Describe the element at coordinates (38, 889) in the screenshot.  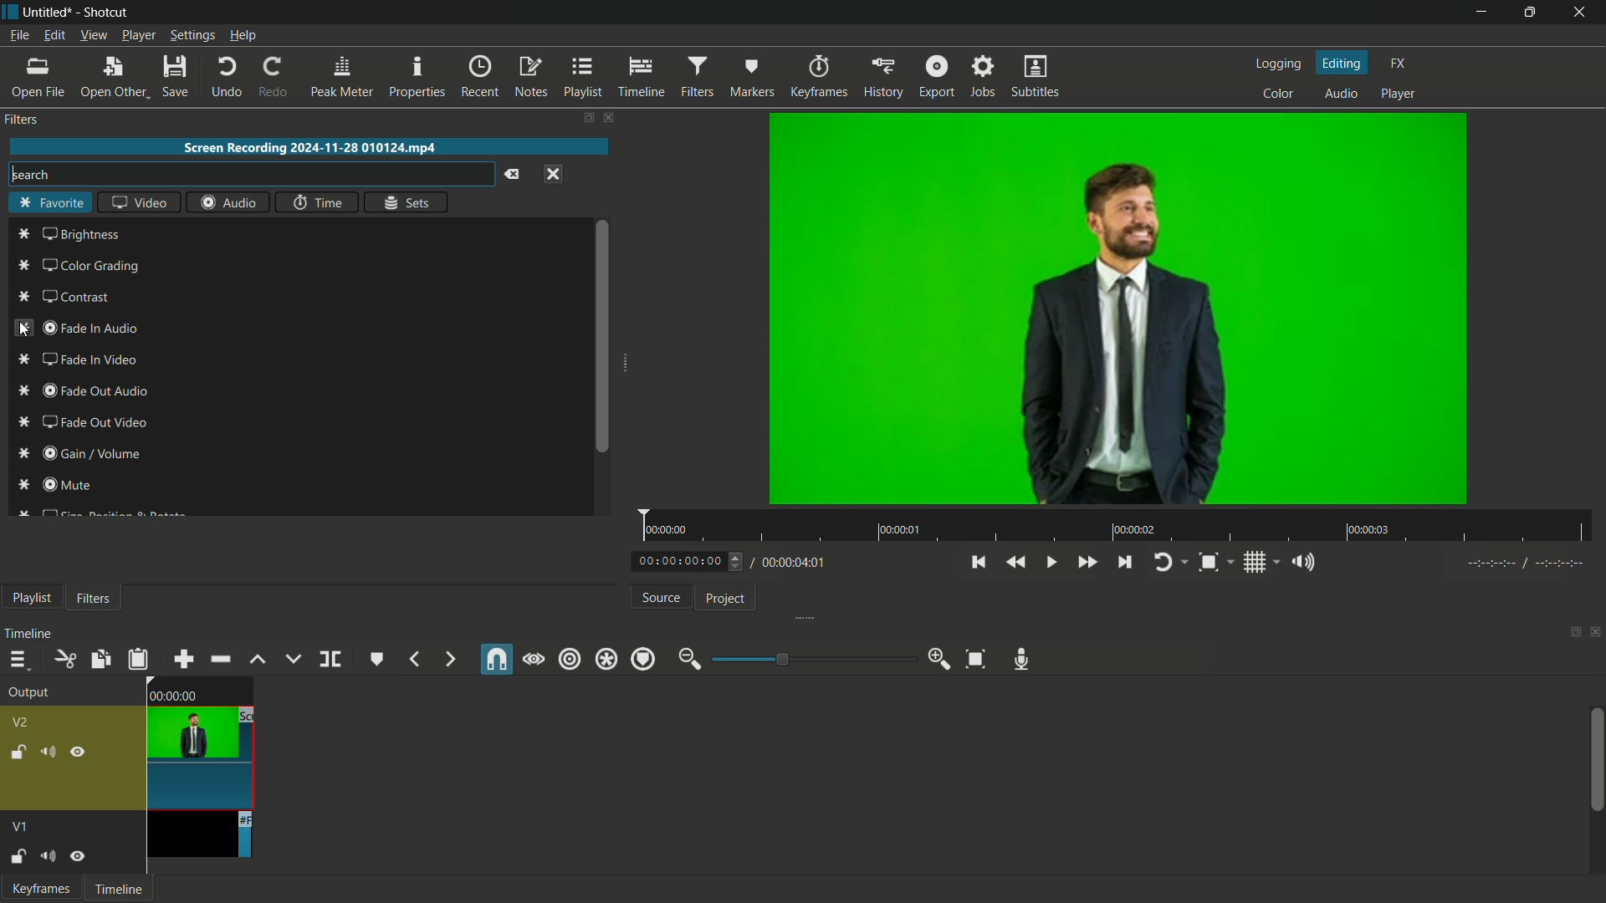
I see `keyframe` at that location.